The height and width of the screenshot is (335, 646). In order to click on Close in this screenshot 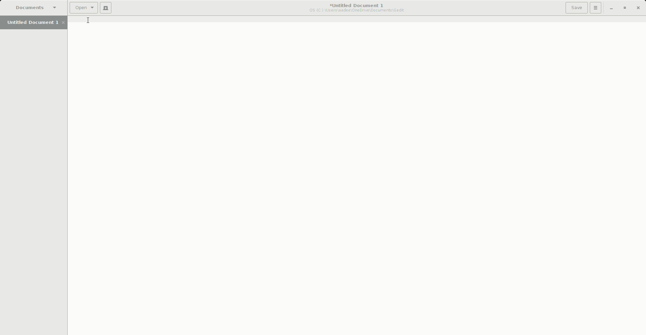, I will do `click(639, 8)`.